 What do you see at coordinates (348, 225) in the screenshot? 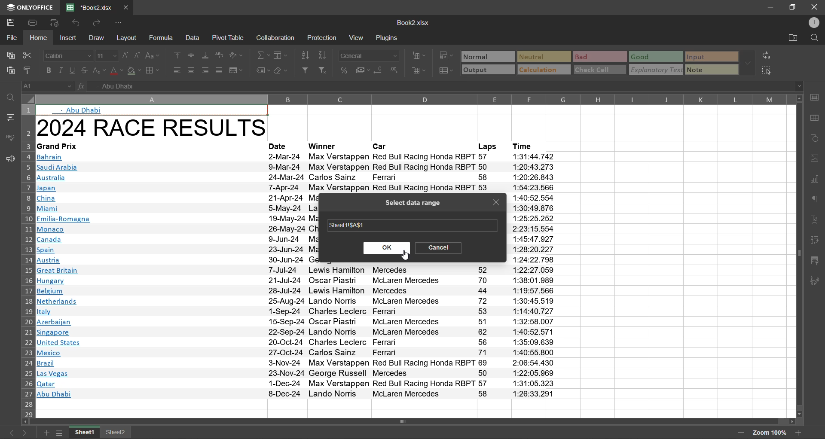
I see `range selected` at bounding box center [348, 225].